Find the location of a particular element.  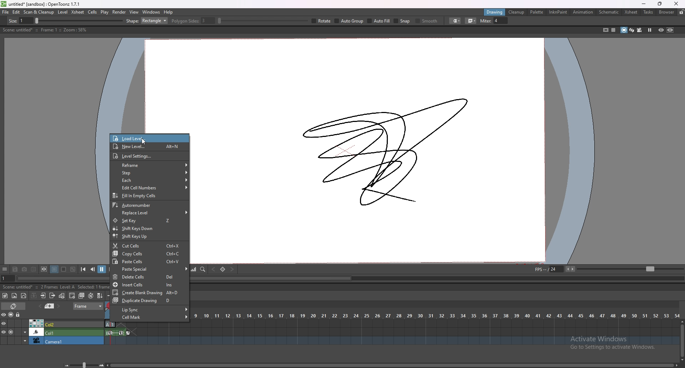

previous key is located at coordinates (213, 270).